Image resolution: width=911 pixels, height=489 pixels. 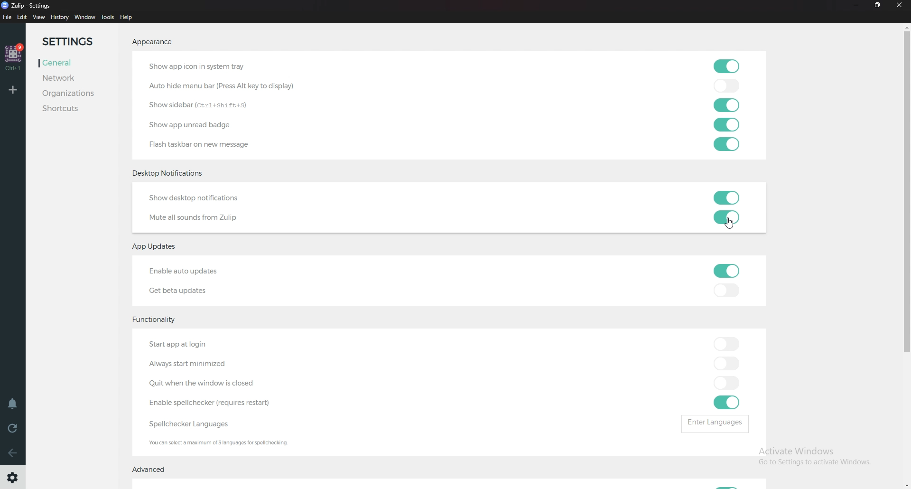 I want to click on toggle, so click(x=727, y=145).